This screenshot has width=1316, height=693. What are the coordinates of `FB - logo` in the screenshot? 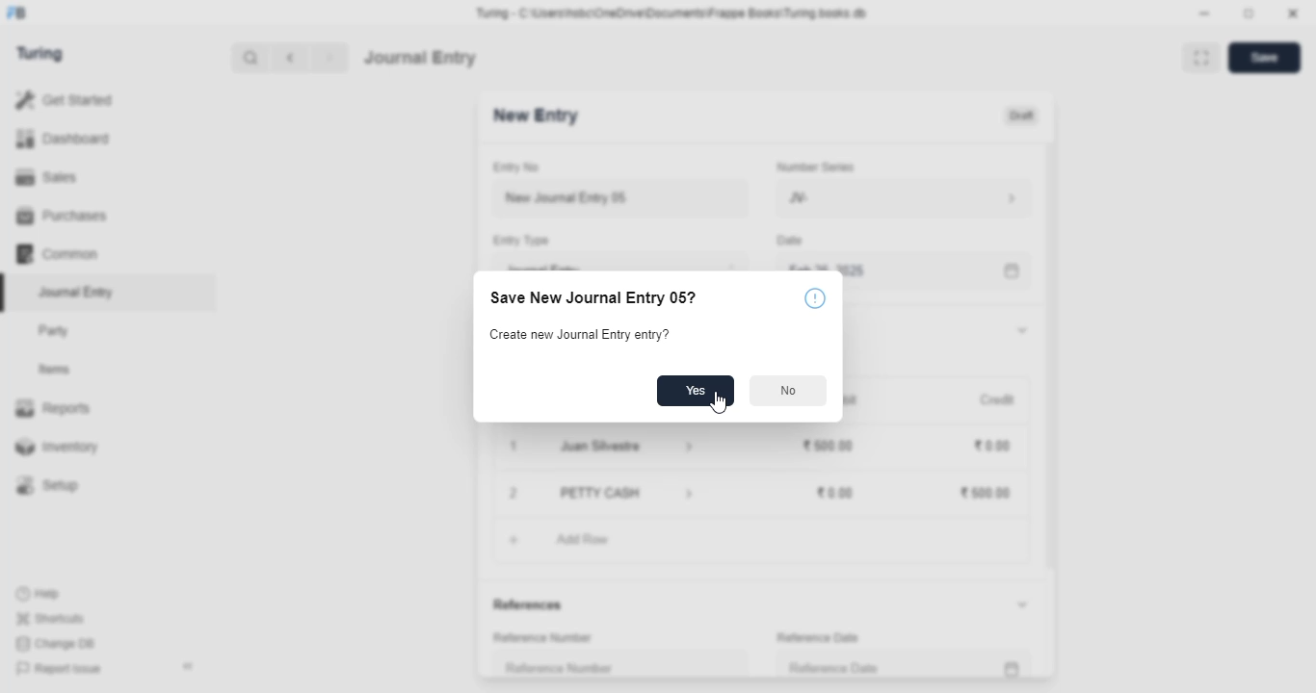 It's located at (16, 13).